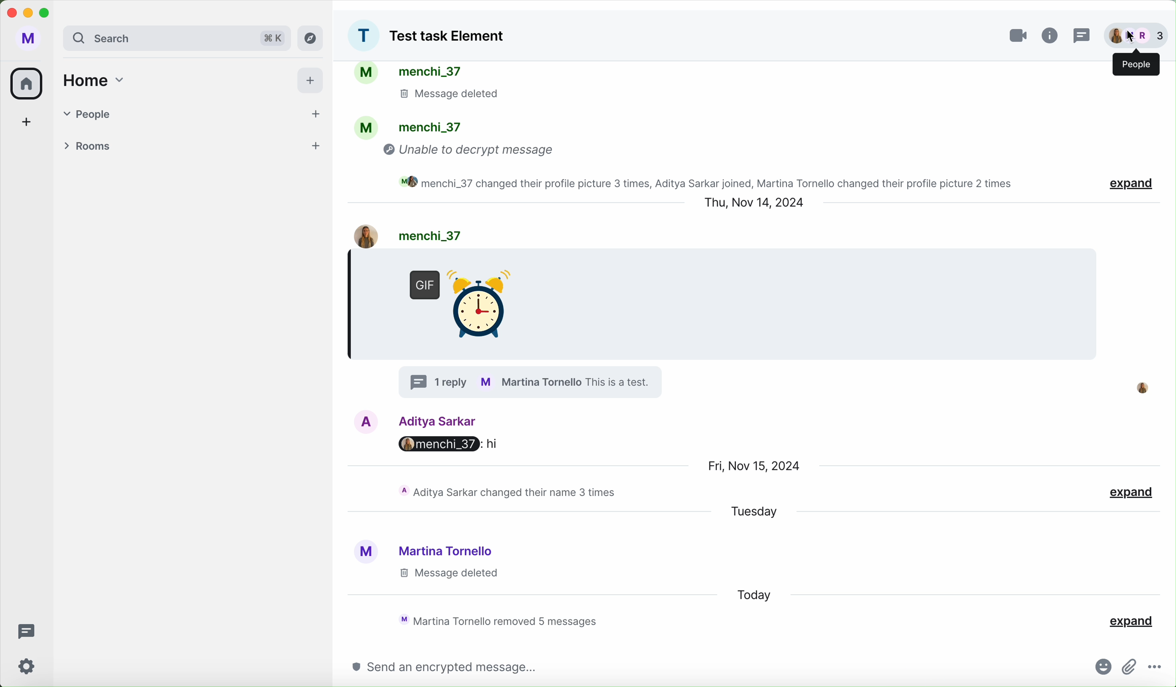  I want to click on expand, so click(1132, 622).